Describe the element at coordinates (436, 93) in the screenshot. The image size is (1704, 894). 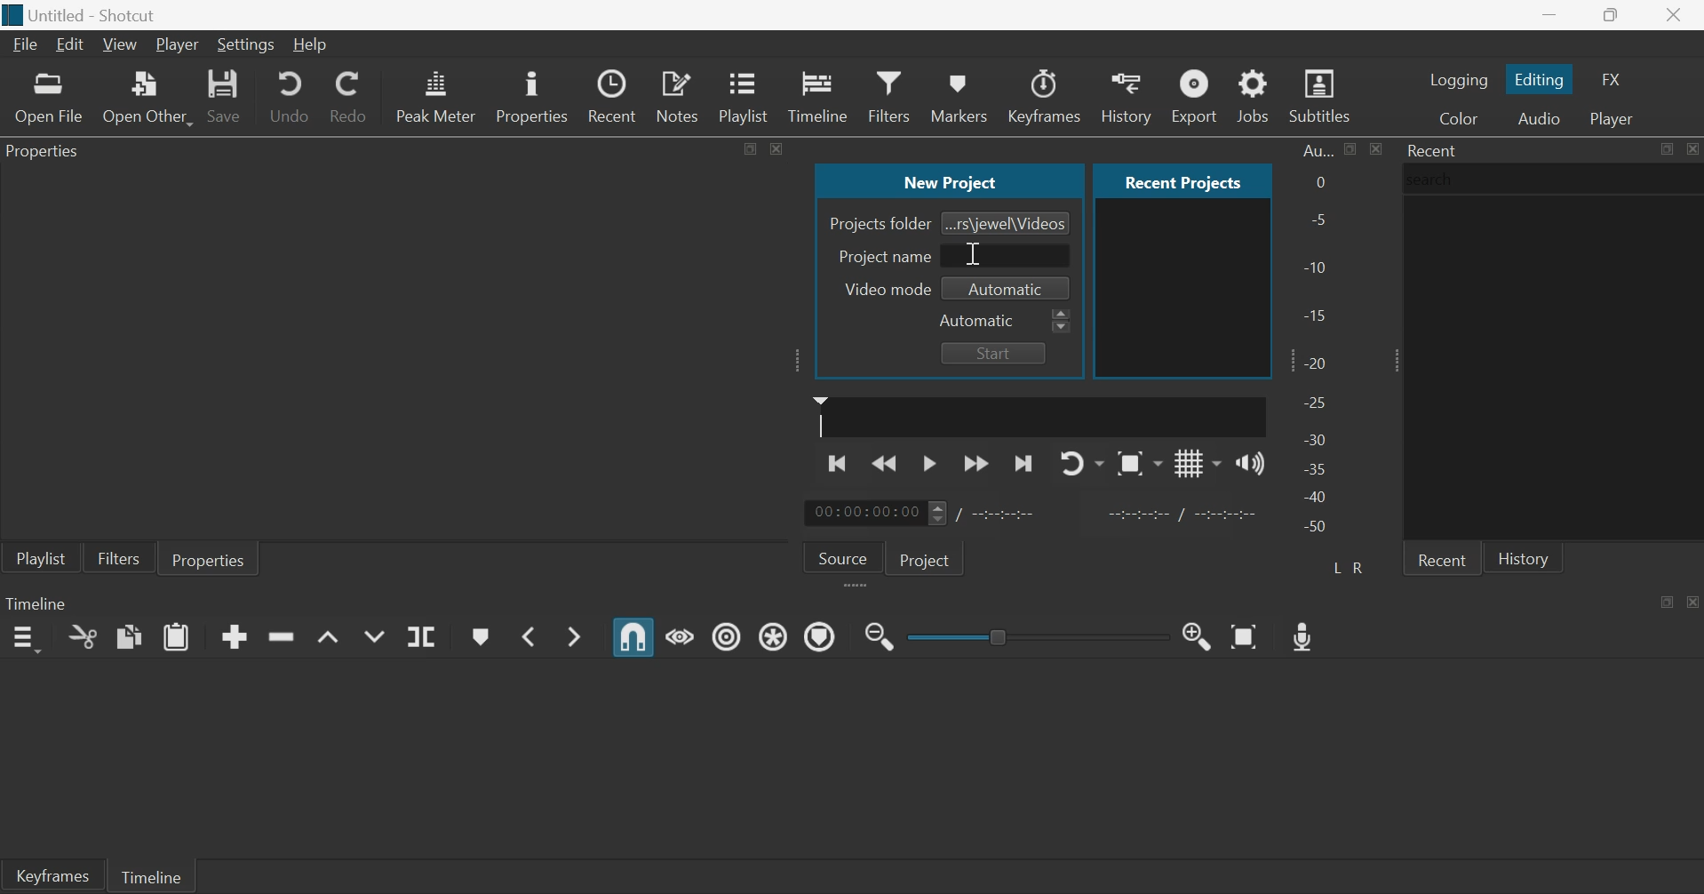
I see `Audio Peak meter` at that location.